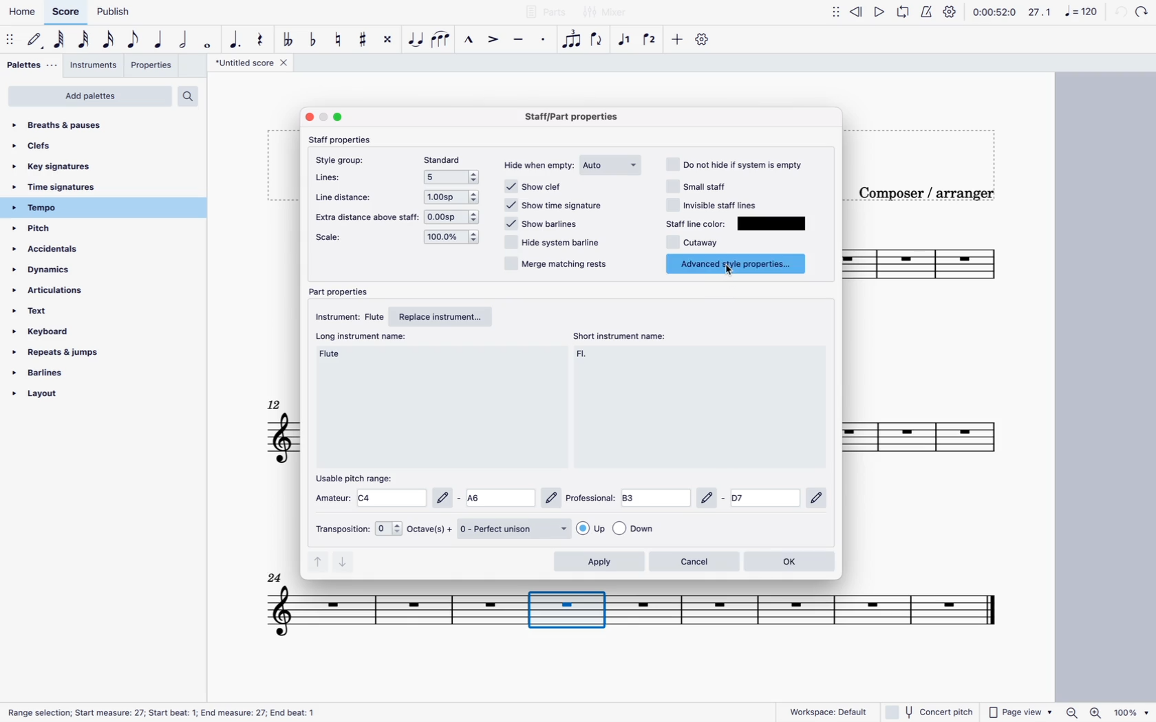 The height and width of the screenshot is (722, 1156). What do you see at coordinates (191, 96) in the screenshot?
I see `search` at bounding box center [191, 96].